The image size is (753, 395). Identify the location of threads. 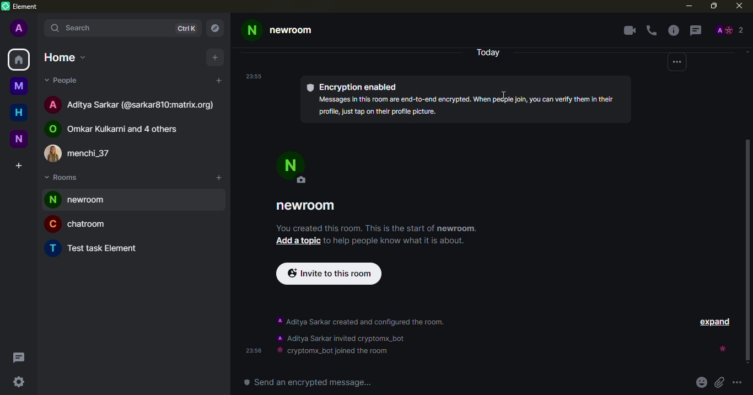
(19, 357).